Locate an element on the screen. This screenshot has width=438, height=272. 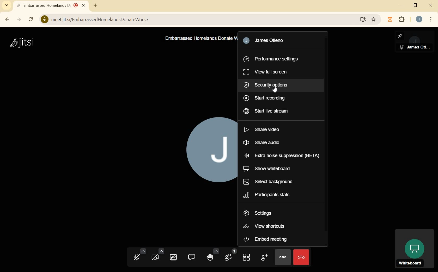
forward is located at coordinates (19, 20).